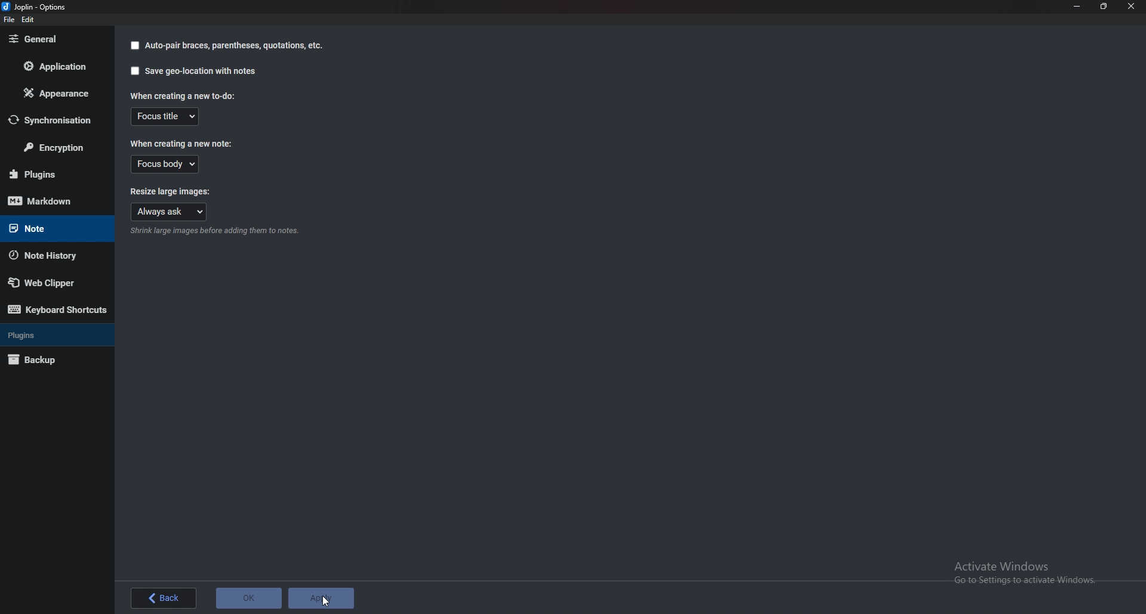 This screenshot has width=1146, height=614. I want to click on Encryption, so click(57, 148).